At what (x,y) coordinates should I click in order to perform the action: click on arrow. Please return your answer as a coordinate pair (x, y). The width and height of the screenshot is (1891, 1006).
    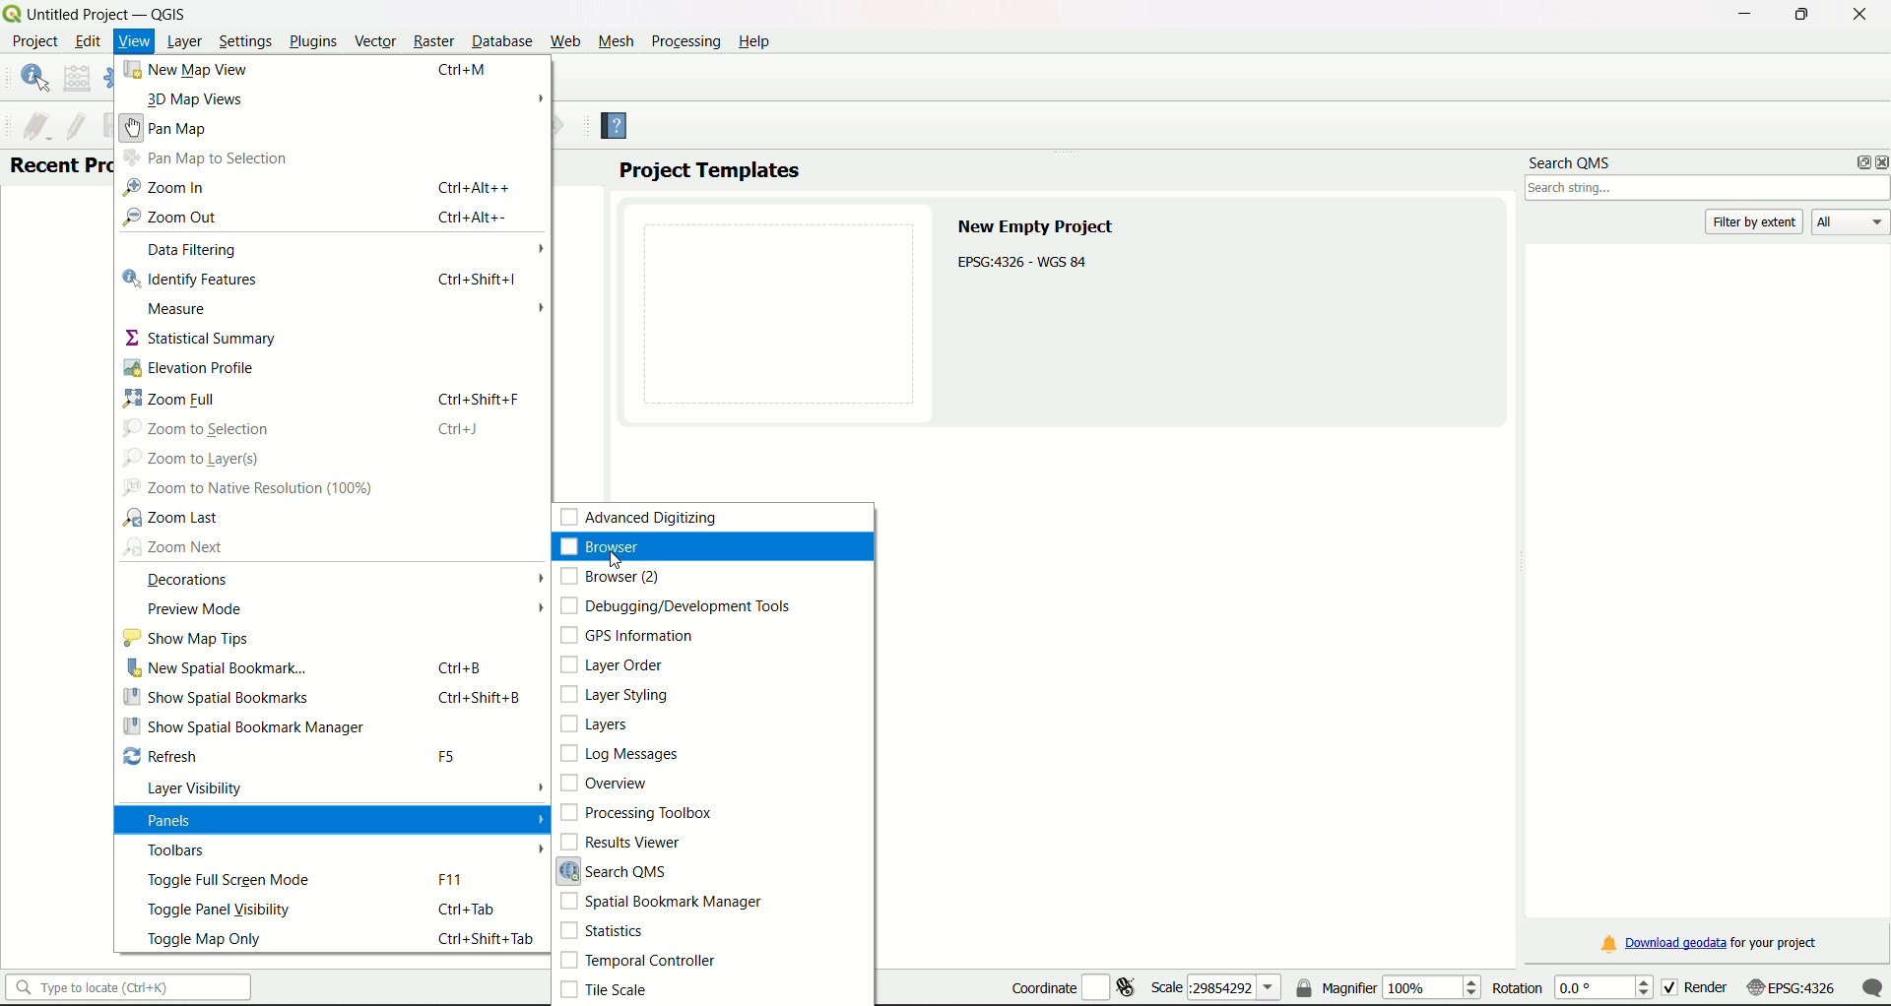
    Looking at the image, I should click on (537, 608).